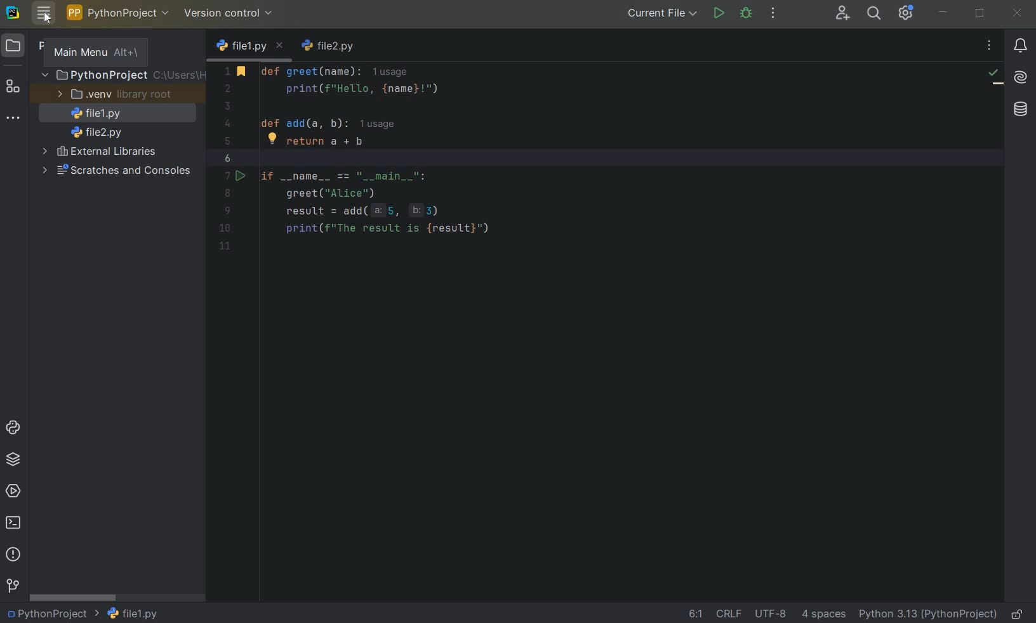 This screenshot has height=623, width=1036. Describe the element at coordinates (96, 132) in the screenshot. I see `file name 2` at that location.